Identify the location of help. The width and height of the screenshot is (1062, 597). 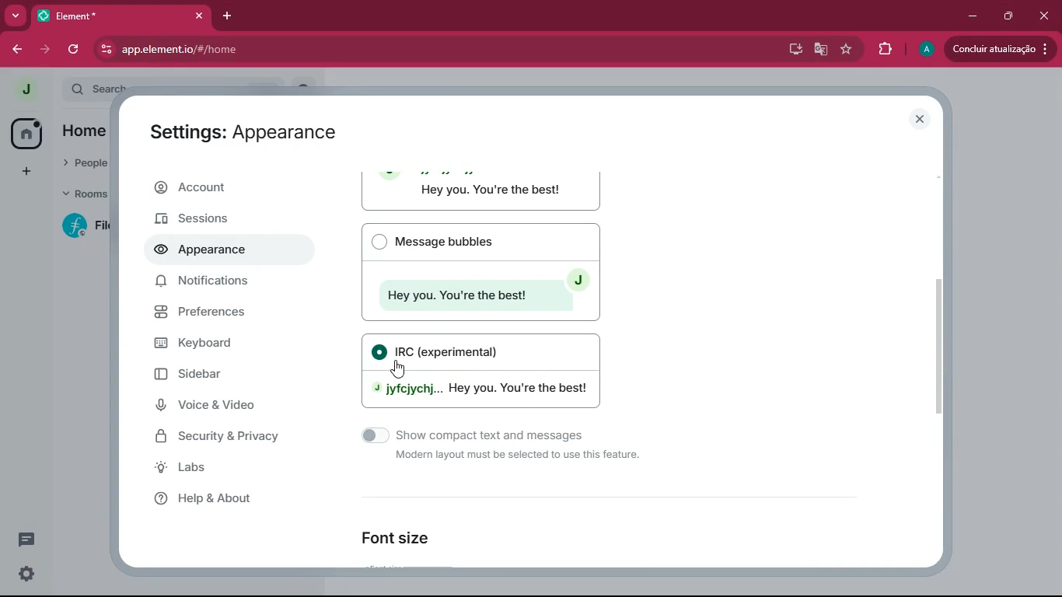
(234, 497).